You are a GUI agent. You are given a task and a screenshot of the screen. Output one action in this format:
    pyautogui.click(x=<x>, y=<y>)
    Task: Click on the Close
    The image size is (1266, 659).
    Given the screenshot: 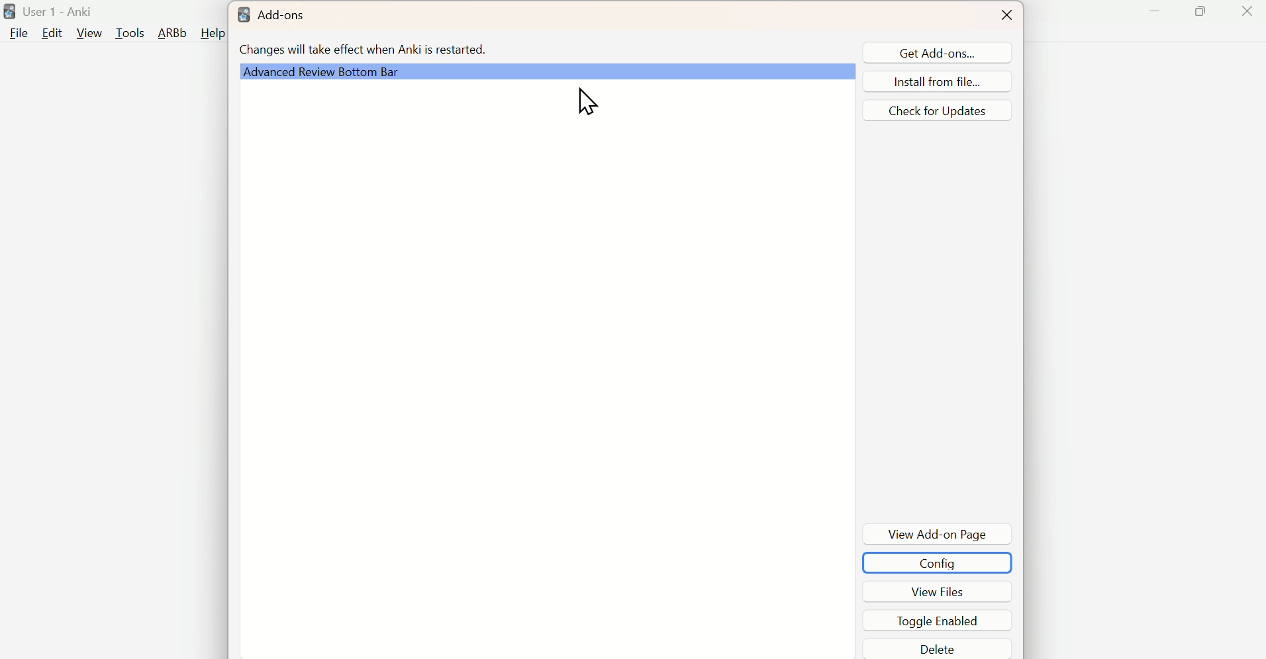 What is the action you would take?
    pyautogui.click(x=1251, y=11)
    